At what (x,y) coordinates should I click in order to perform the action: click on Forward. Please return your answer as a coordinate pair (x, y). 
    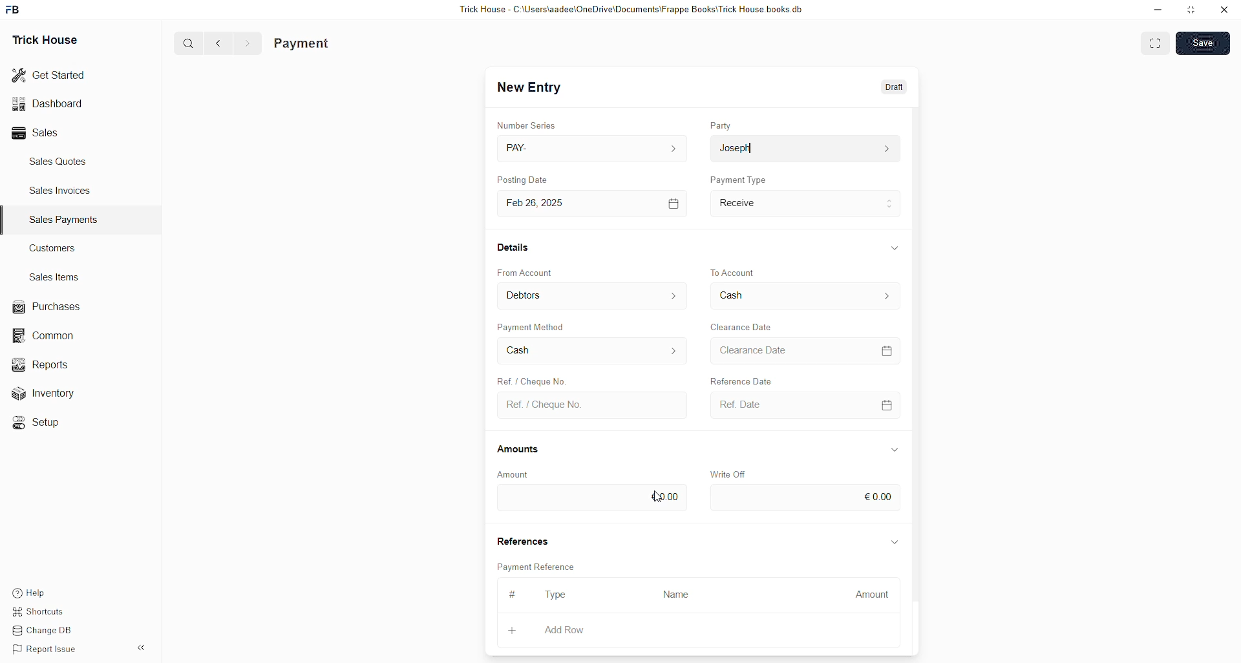
    Looking at the image, I should click on (248, 44).